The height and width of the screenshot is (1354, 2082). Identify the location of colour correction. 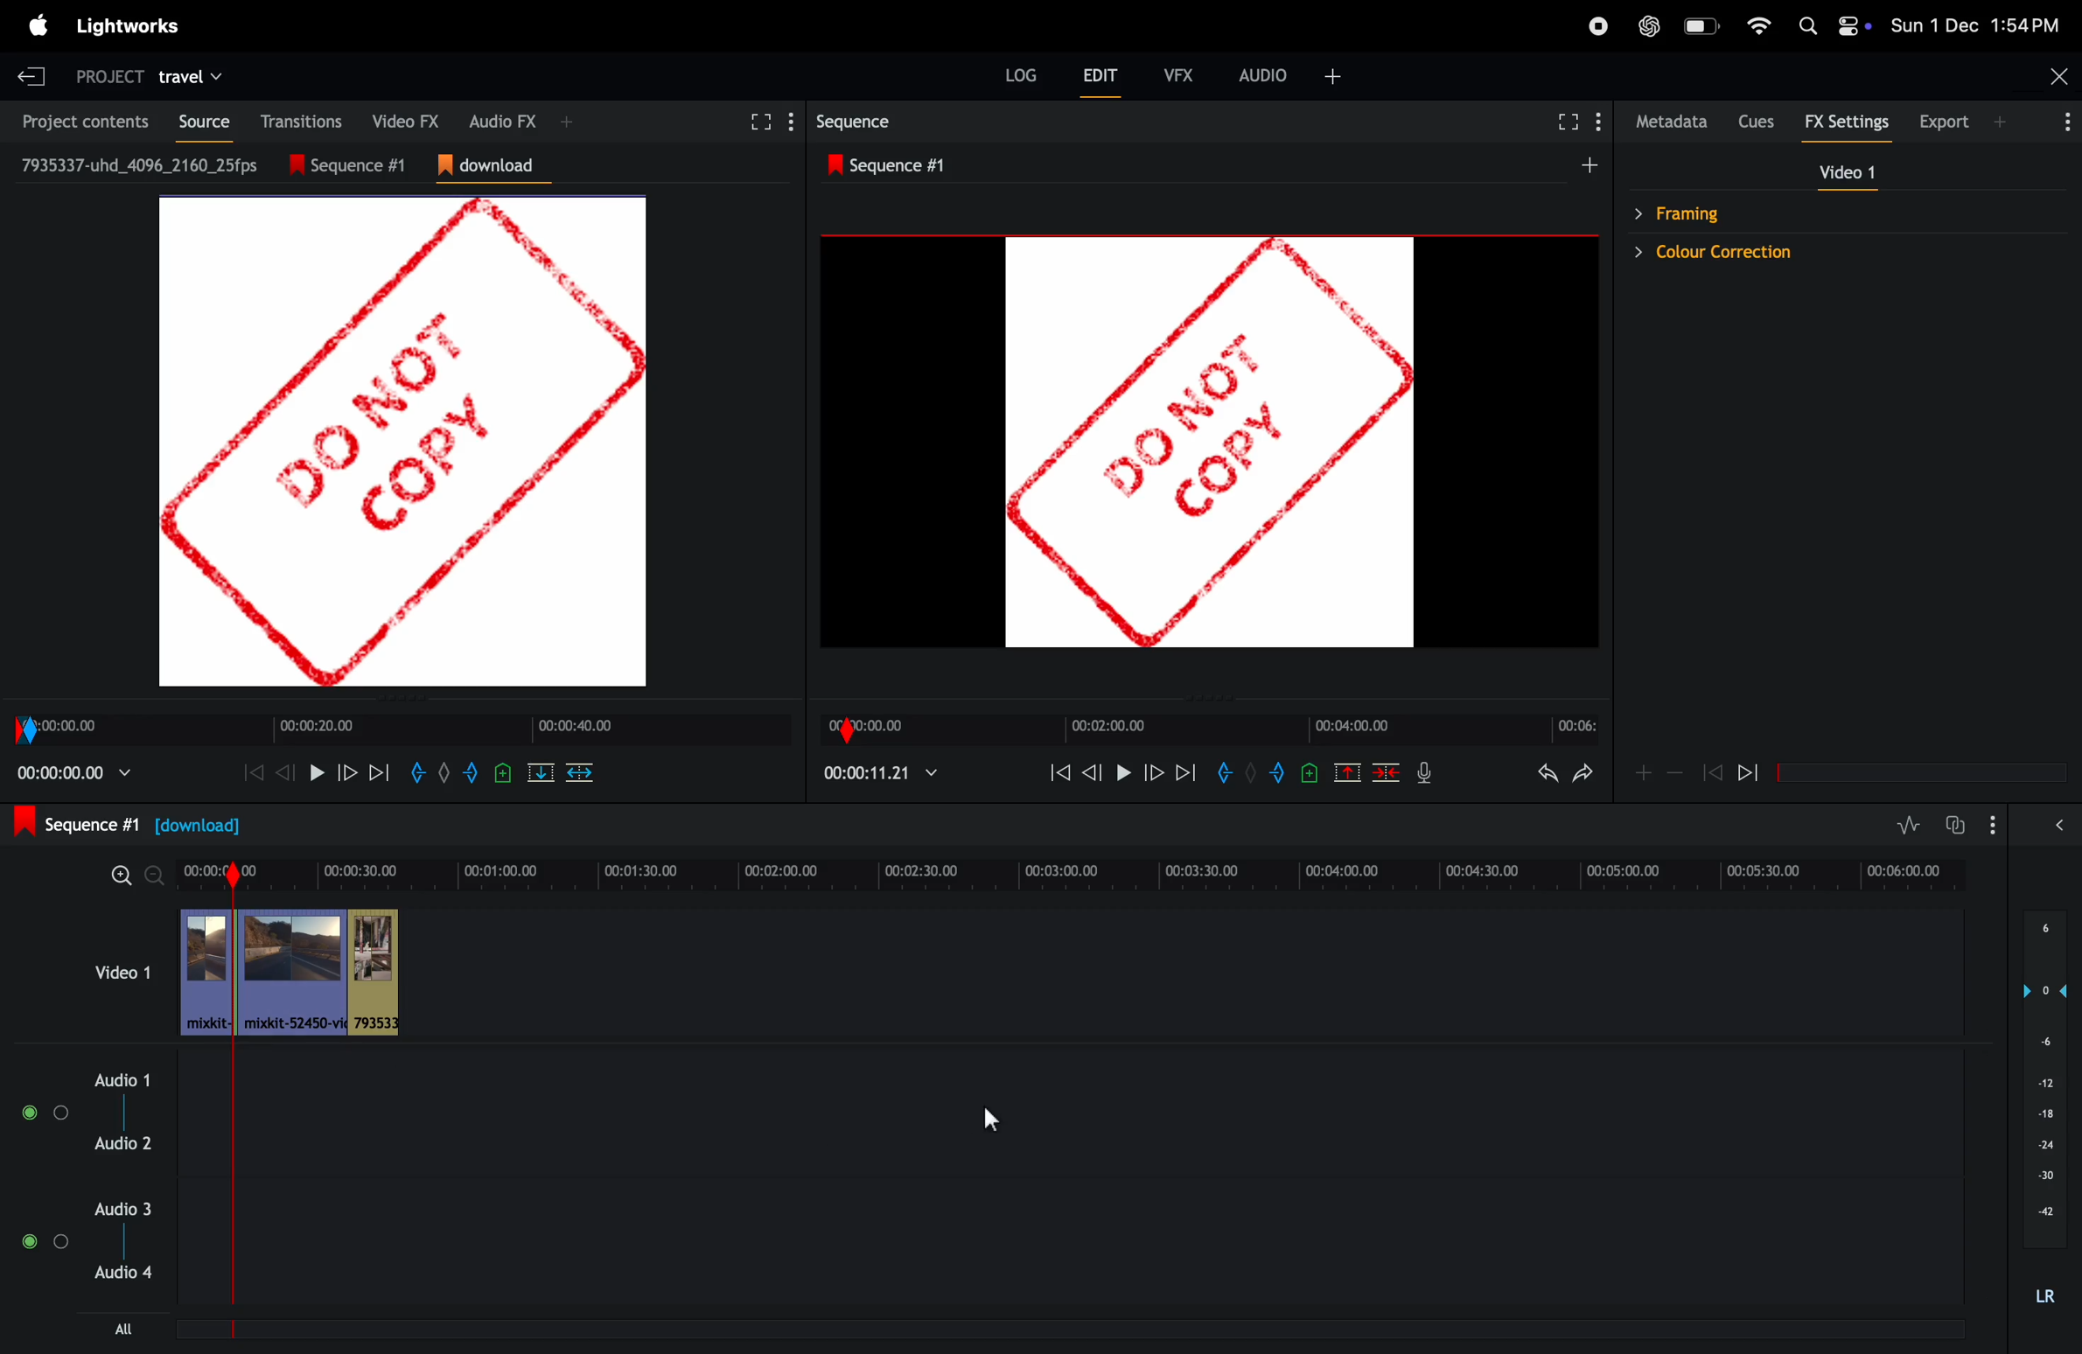
(1835, 252).